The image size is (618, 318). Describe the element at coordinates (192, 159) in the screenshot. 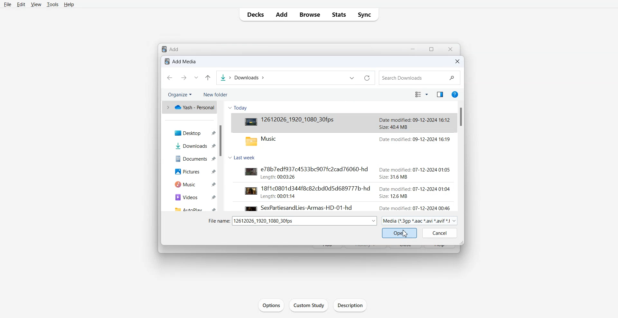

I see `Documents` at that location.